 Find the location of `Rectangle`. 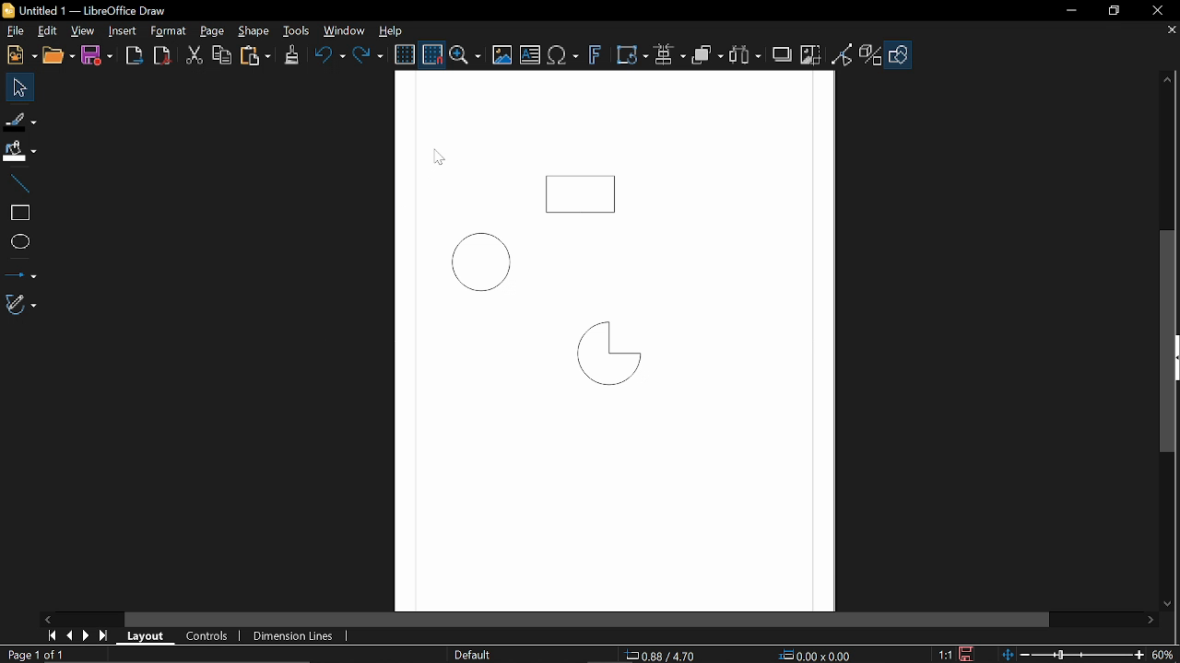

Rectangle is located at coordinates (583, 190).